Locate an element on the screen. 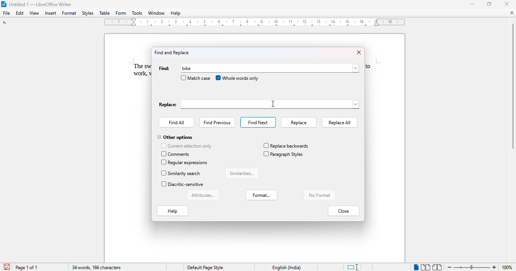  similarities is located at coordinates (242, 173).